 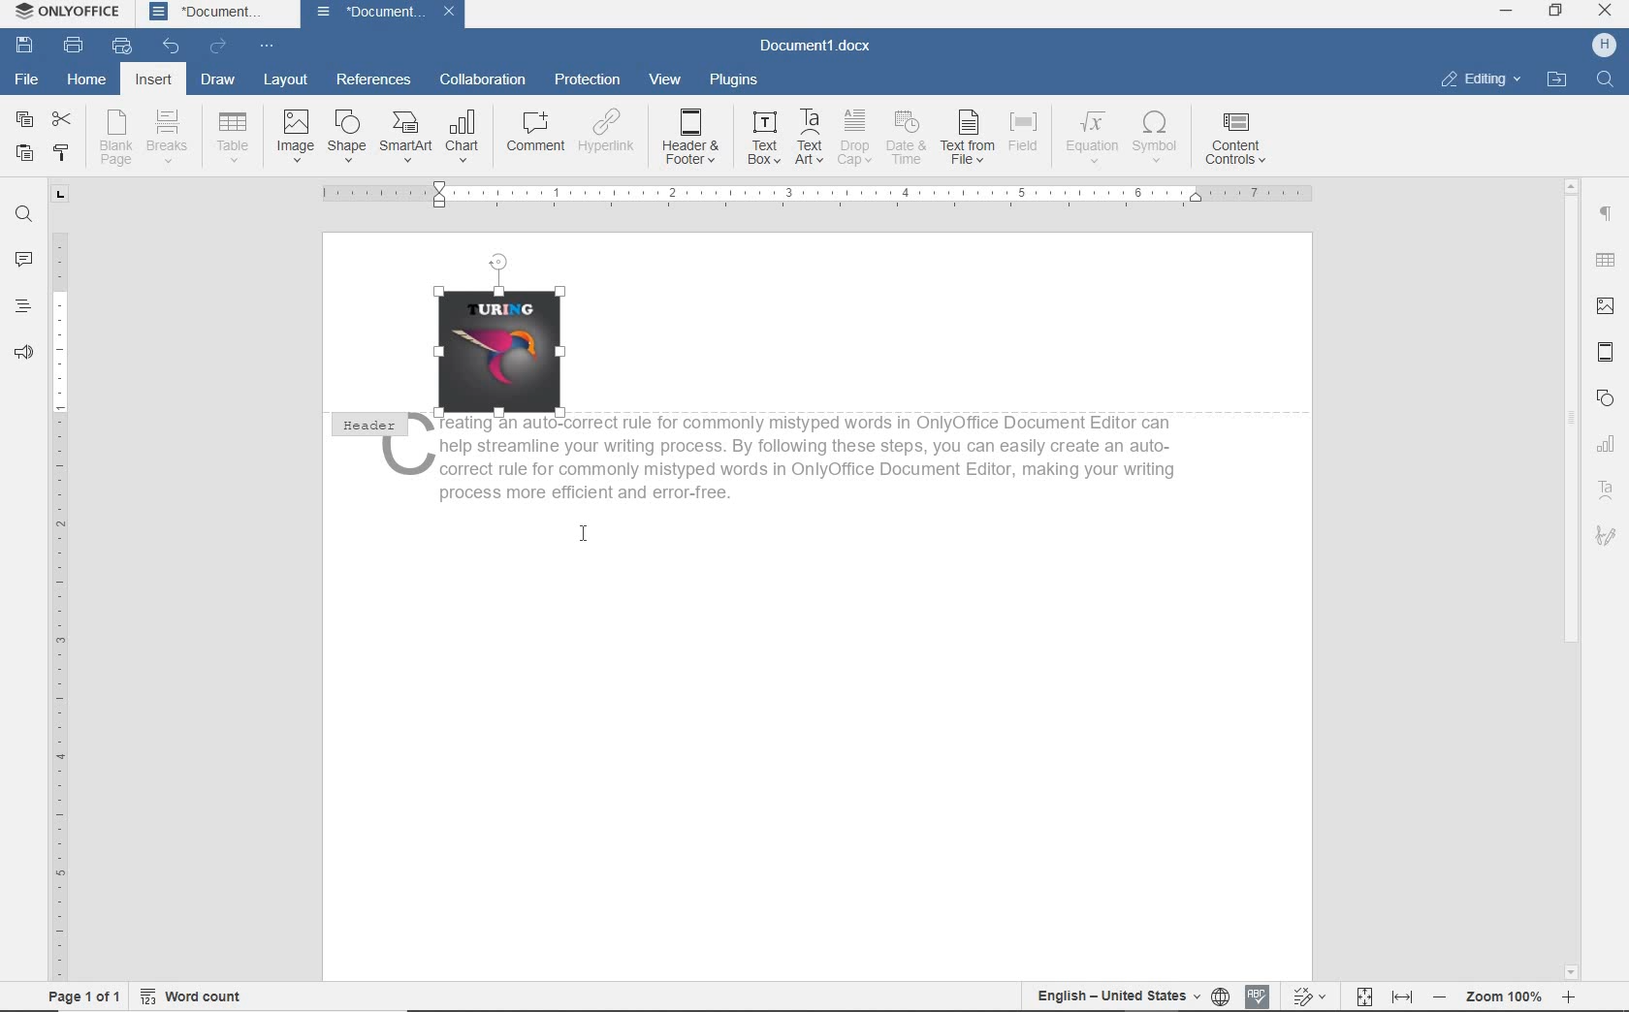 I want to click on SYSTEM NAME, so click(x=63, y=11).